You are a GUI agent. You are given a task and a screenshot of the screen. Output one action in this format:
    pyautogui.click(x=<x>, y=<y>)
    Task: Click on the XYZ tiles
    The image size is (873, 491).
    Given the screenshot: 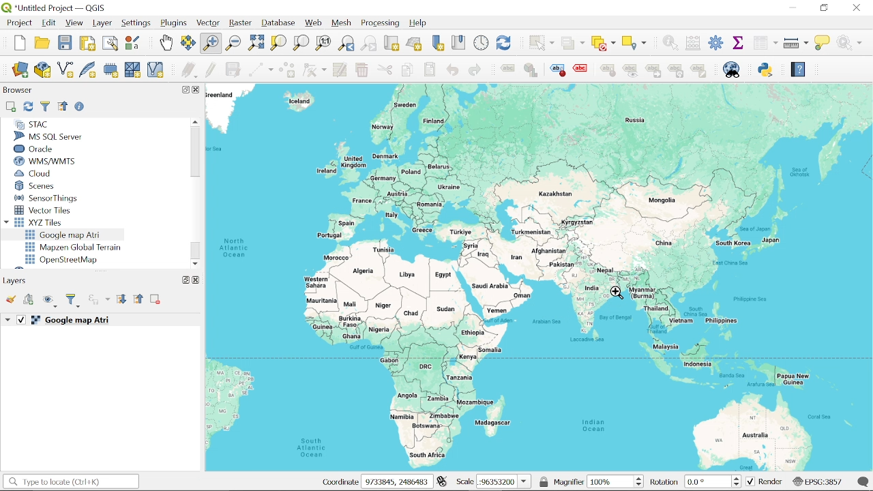 What is the action you would take?
    pyautogui.click(x=42, y=222)
    